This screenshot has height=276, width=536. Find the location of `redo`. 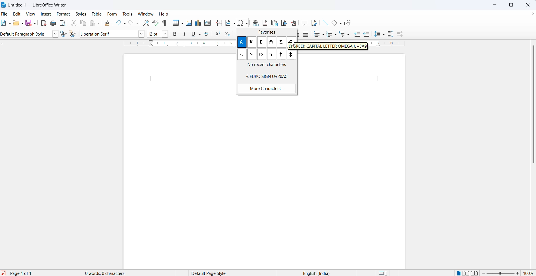

redo is located at coordinates (130, 23).